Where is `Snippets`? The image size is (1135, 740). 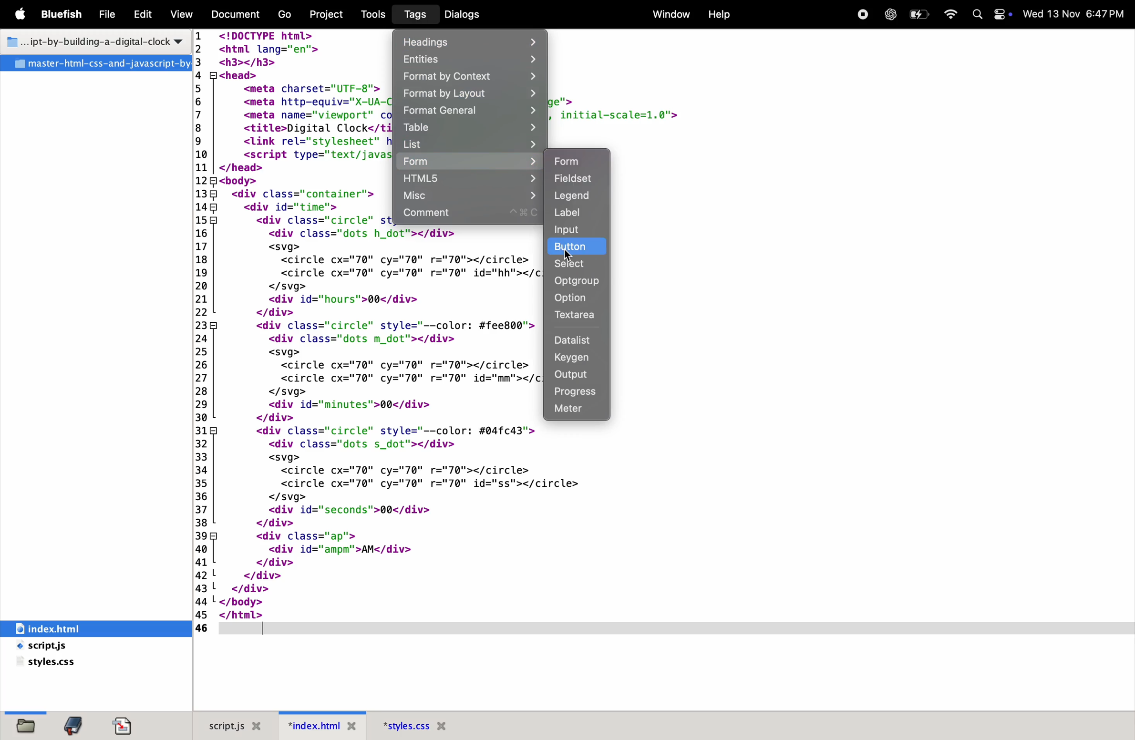
Snippets is located at coordinates (129, 725).